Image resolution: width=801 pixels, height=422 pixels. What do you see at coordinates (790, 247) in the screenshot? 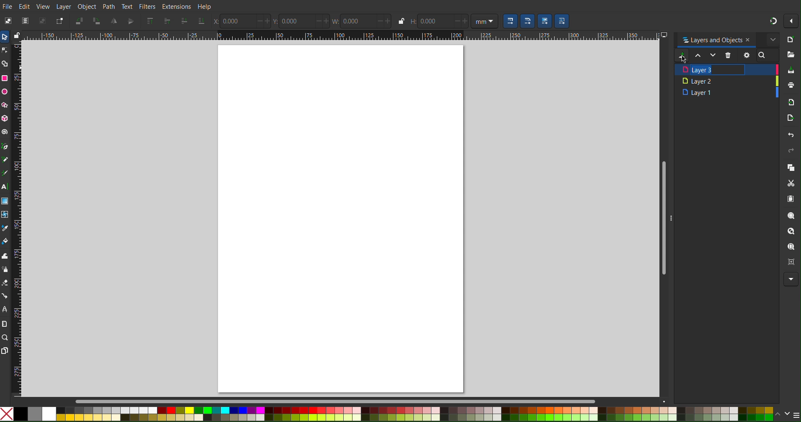
I see `Zoom Page` at bounding box center [790, 247].